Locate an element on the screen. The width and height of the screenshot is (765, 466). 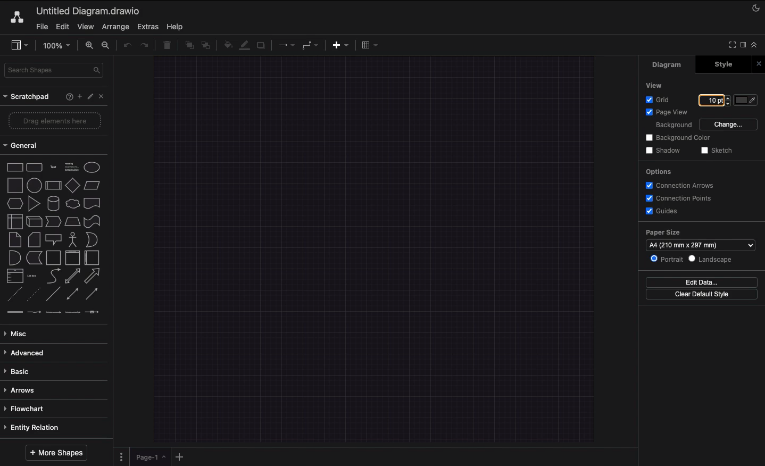
View is located at coordinates (653, 85).